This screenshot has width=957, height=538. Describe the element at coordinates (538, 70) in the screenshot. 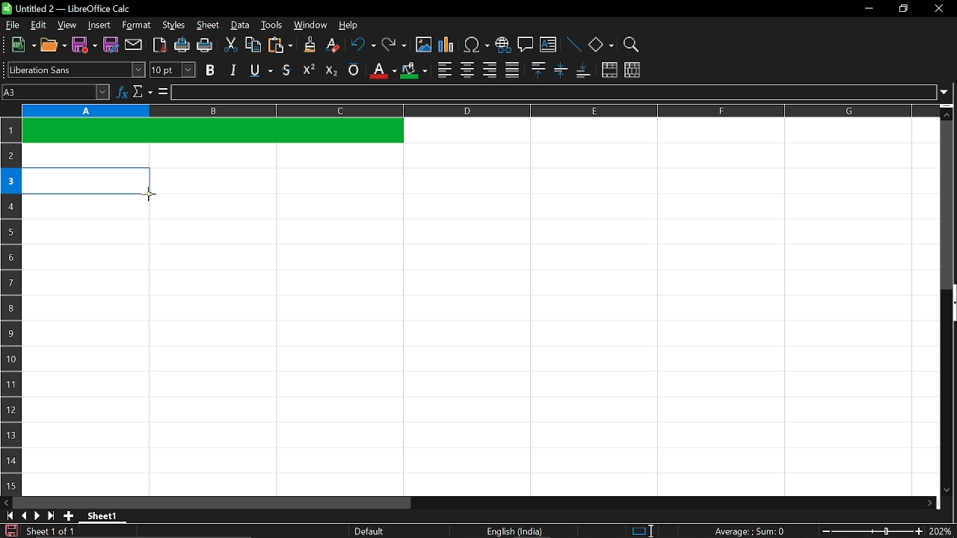

I see `align top` at that location.